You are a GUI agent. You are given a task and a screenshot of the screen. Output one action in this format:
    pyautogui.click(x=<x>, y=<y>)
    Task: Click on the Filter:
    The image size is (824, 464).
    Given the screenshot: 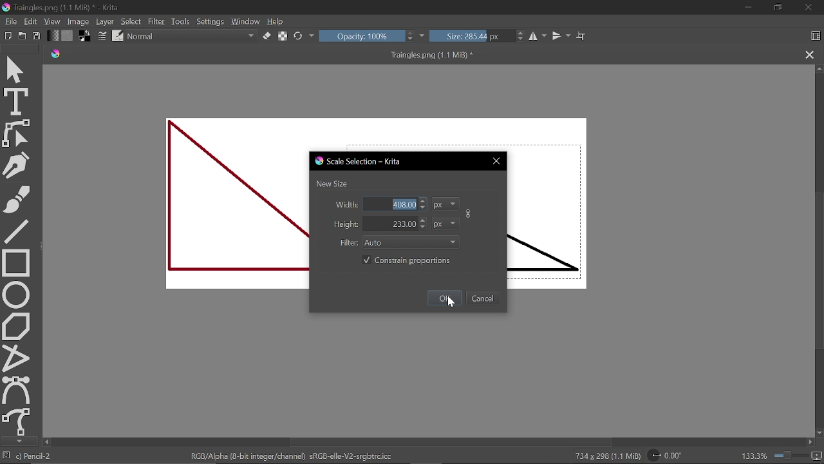 What is the action you would take?
    pyautogui.click(x=348, y=244)
    